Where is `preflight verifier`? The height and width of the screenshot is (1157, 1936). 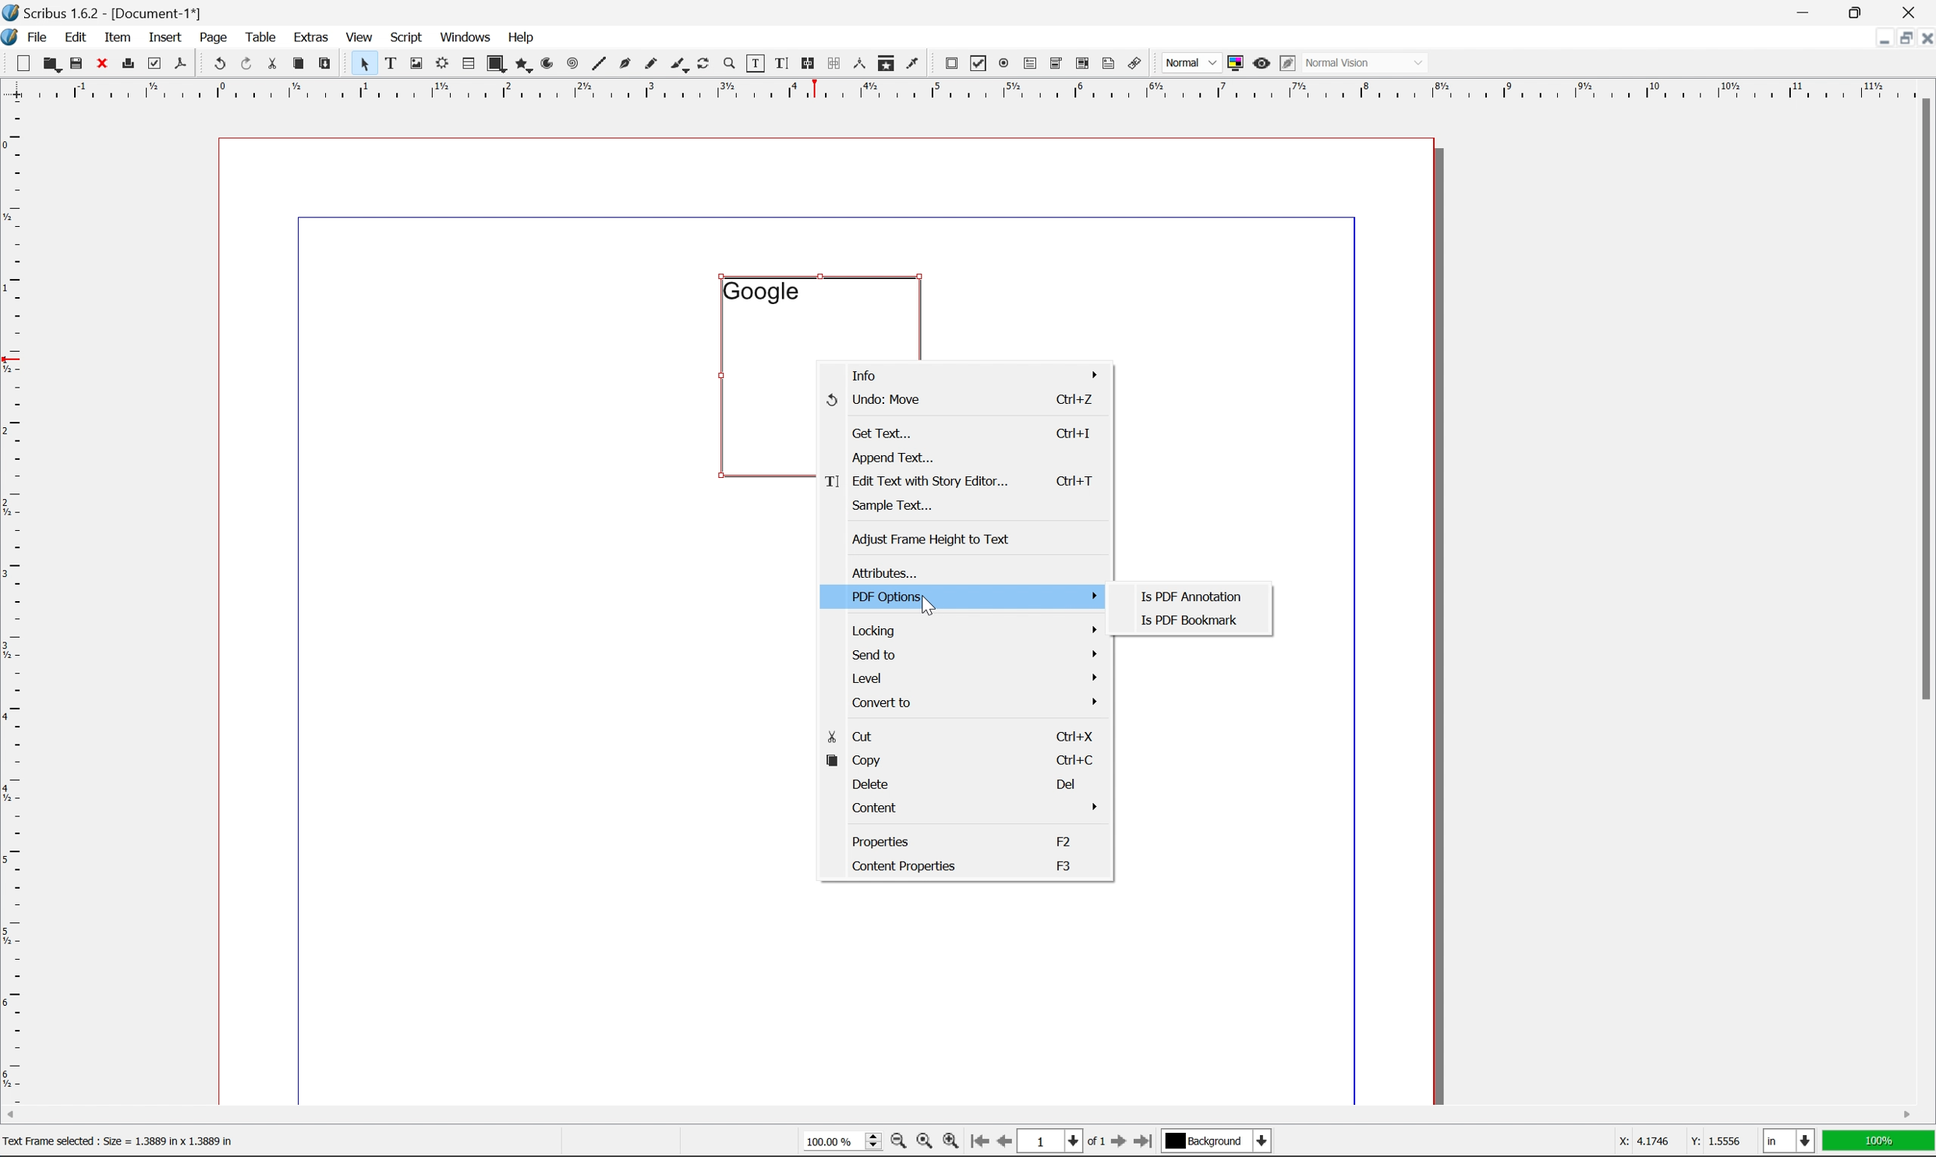 preflight verifier is located at coordinates (155, 62).